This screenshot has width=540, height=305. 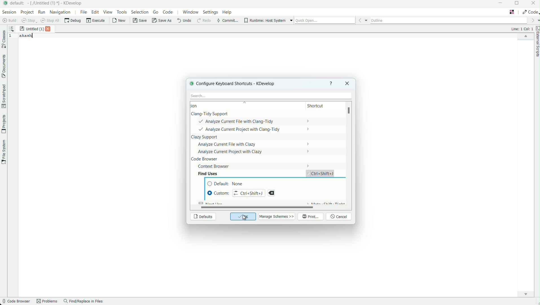 I want to click on manage schemes, so click(x=277, y=216).